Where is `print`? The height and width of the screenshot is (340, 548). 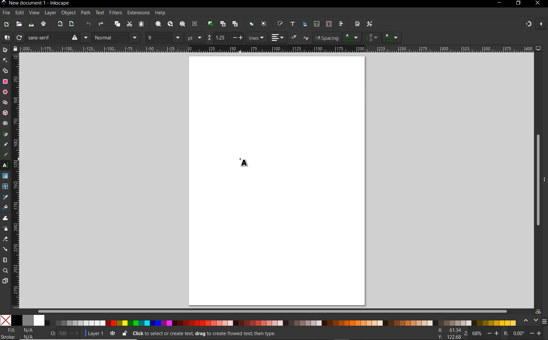
print is located at coordinates (44, 24).